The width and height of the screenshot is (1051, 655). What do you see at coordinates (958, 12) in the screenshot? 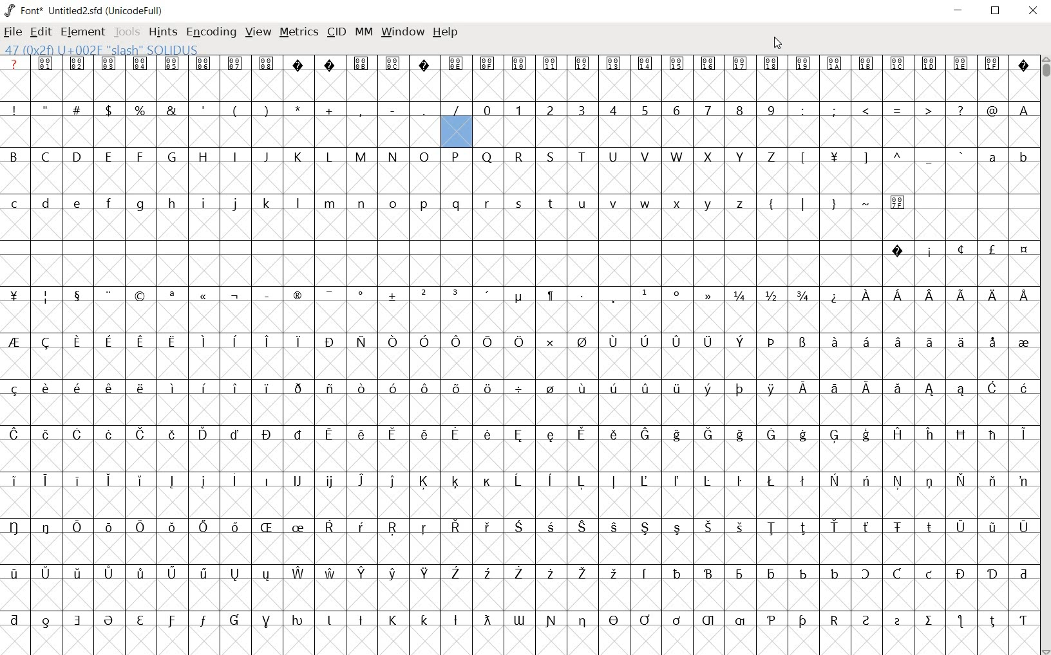
I see `MINIMIZE` at bounding box center [958, 12].